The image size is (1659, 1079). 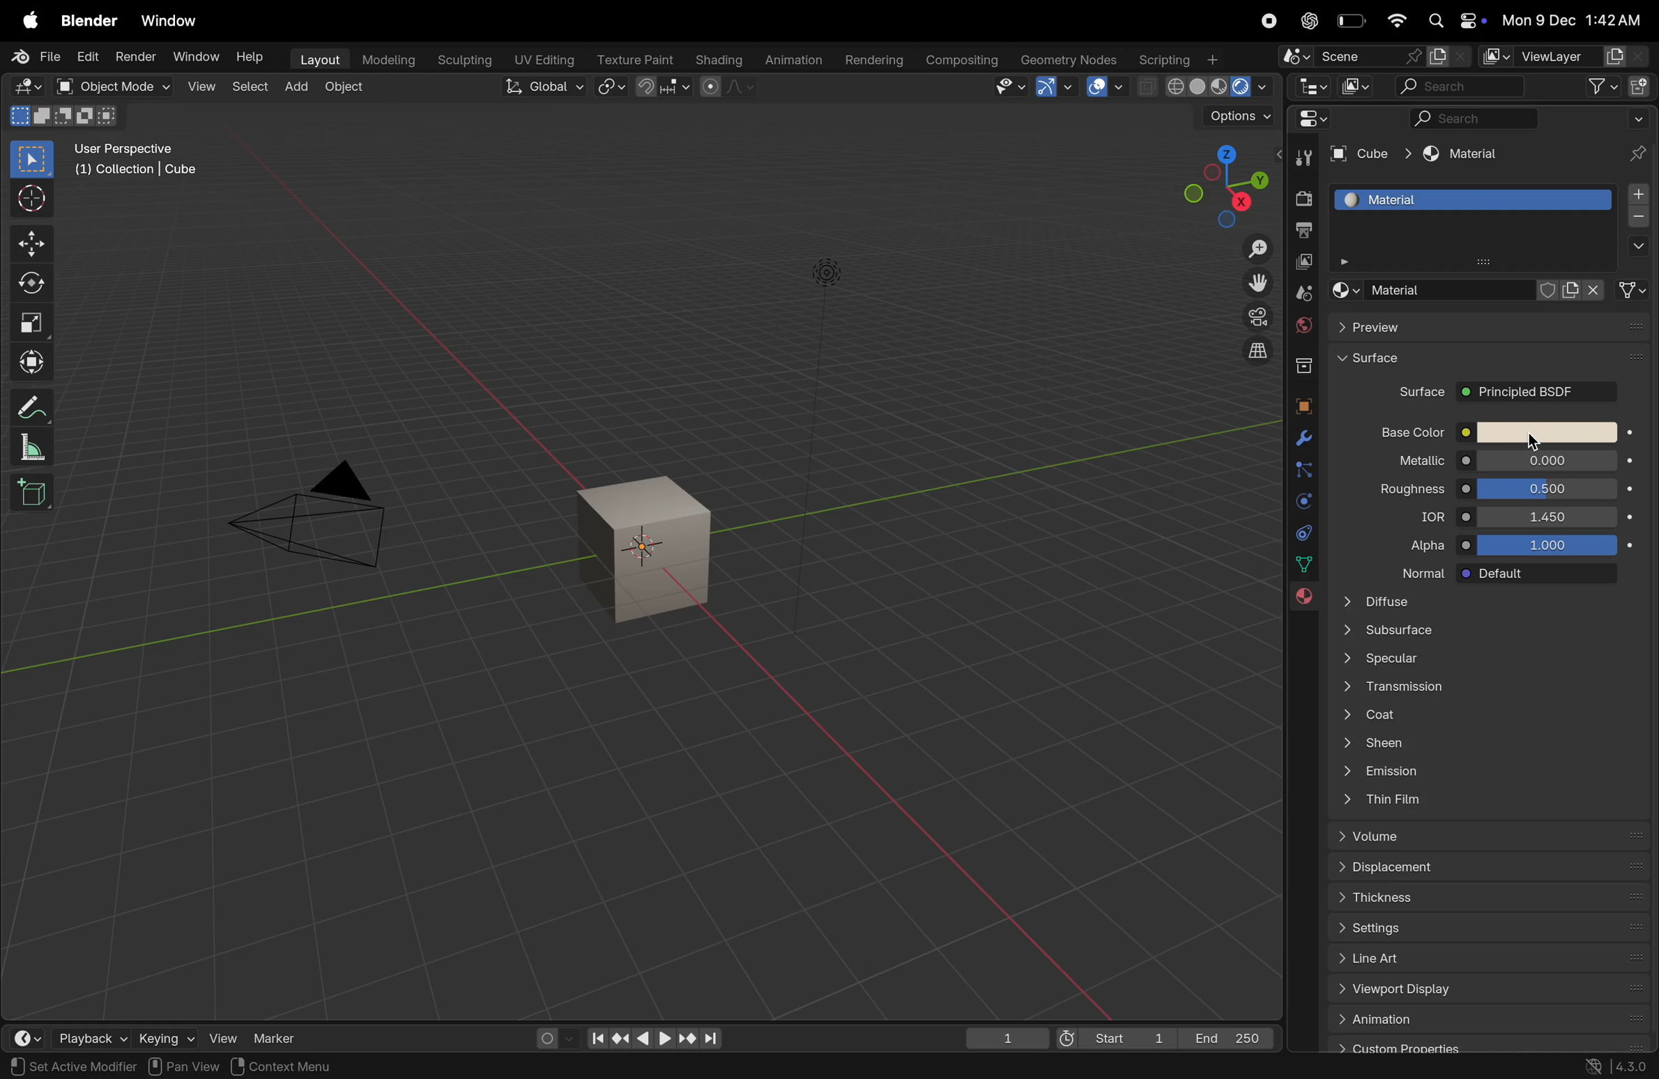 What do you see at coordinates (1489, 801) in the screenshot?
I see `this fan` at bounding box center [1489, 801].